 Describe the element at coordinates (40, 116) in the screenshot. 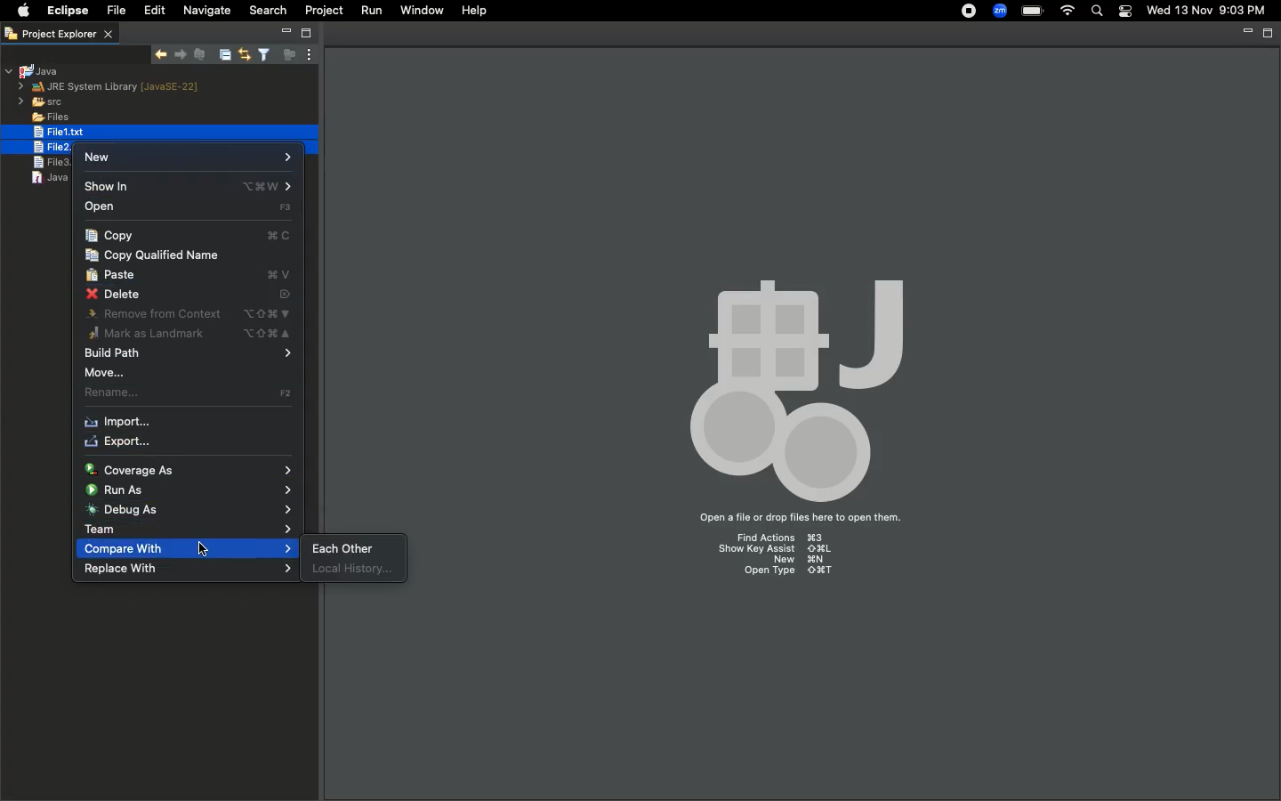

I see `Files` at that location.